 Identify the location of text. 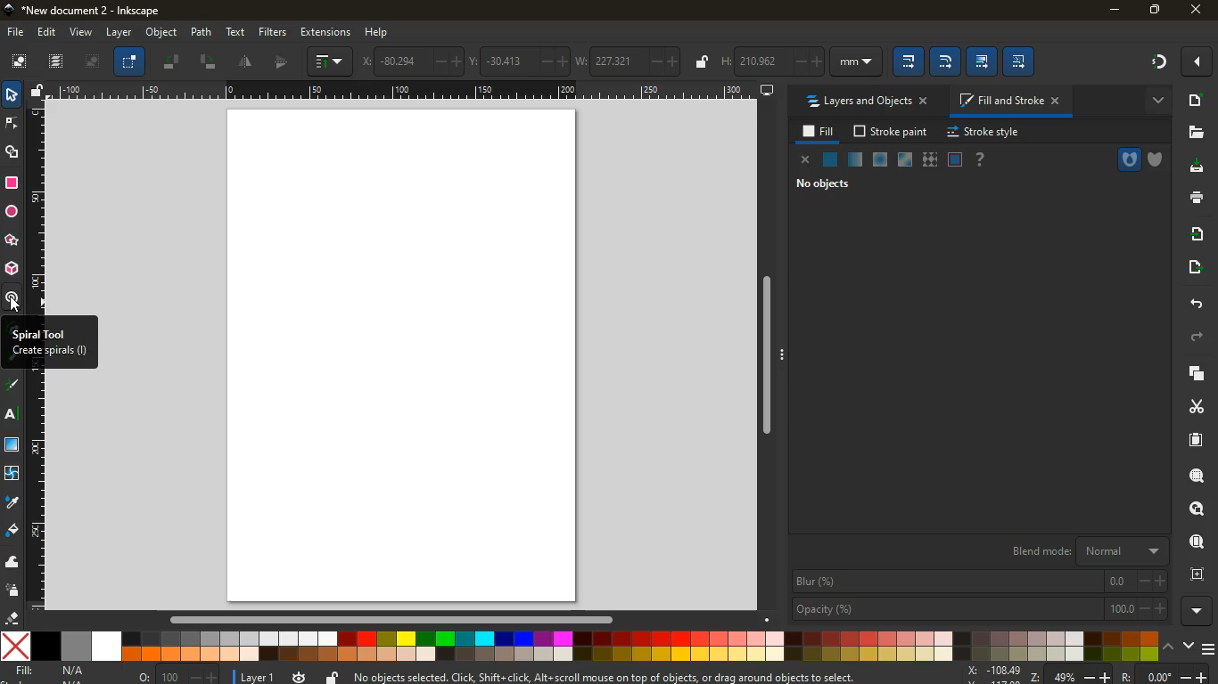
(13, 416).